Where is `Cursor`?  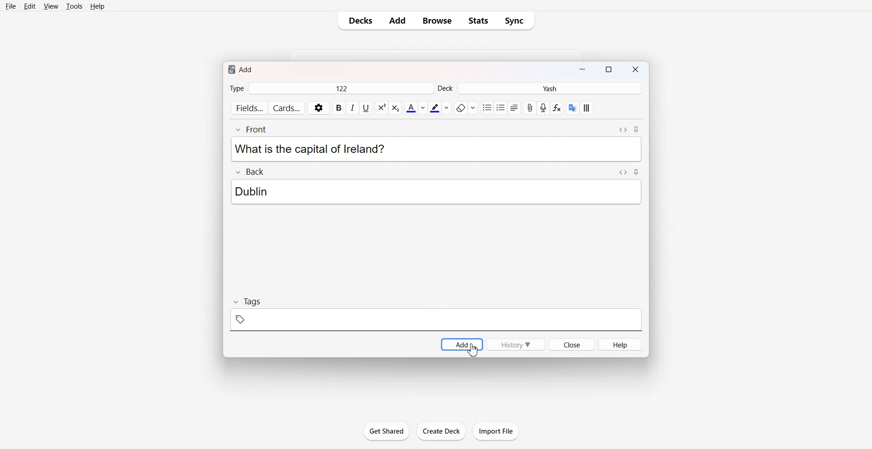 Cursor is located at coordinates (472, 350).